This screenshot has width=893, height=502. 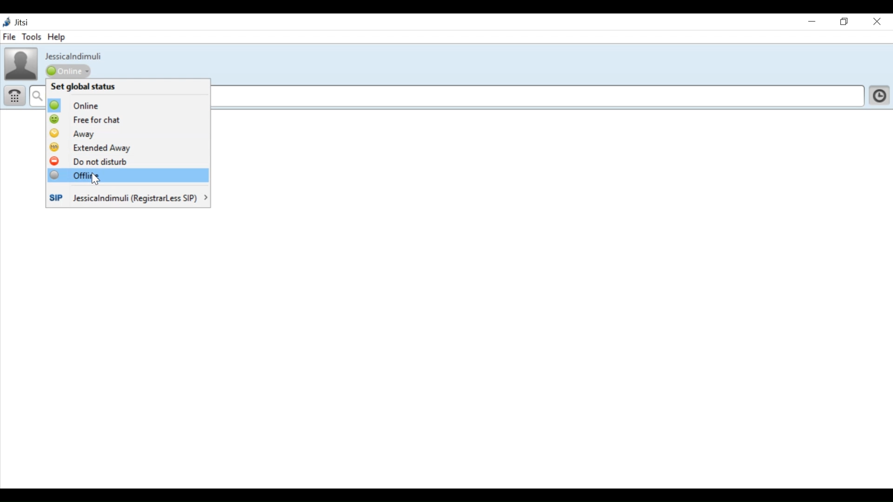 I want to click on ID name, so click(x=72, y=56).